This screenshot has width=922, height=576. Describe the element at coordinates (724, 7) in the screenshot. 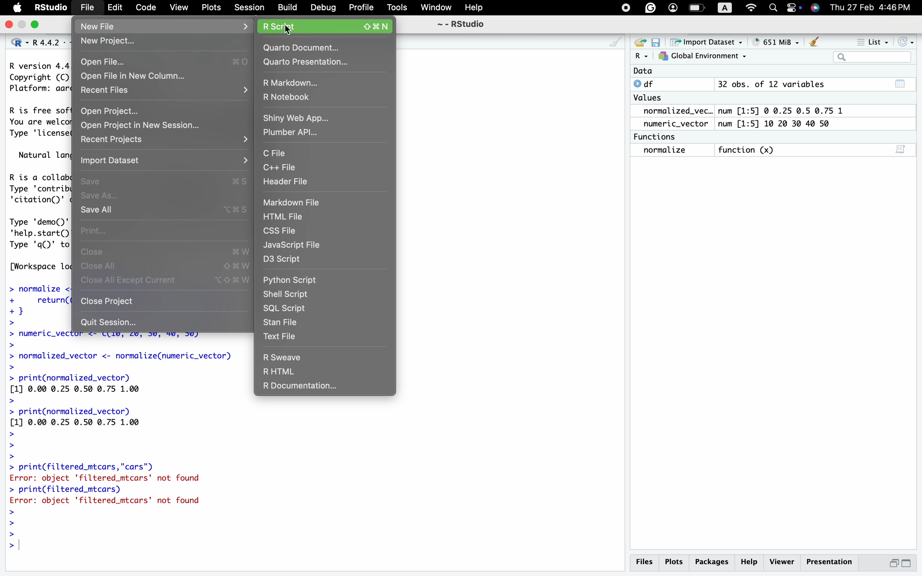

I see `A` at that location.